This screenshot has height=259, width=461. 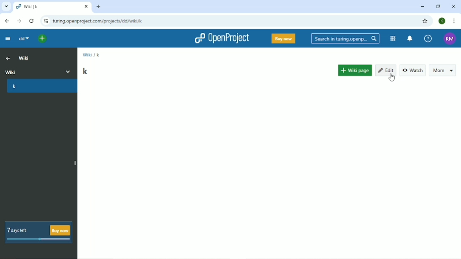 I want to click on Bookmark this tab, so click(x=426, y=21).